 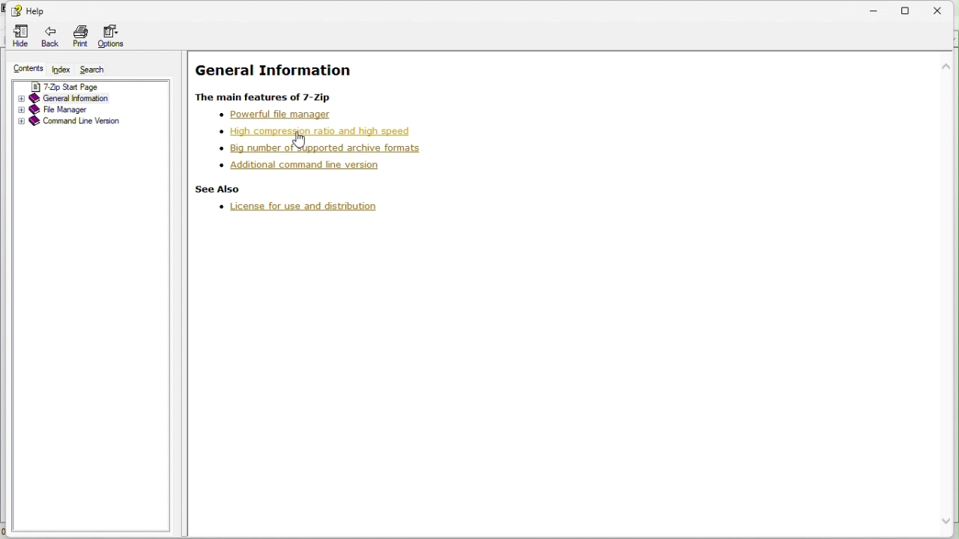 What do you see at coordinates (305, 208) in the screenshot?
I see `License for use and distribution` at bounding box center [305, 208].